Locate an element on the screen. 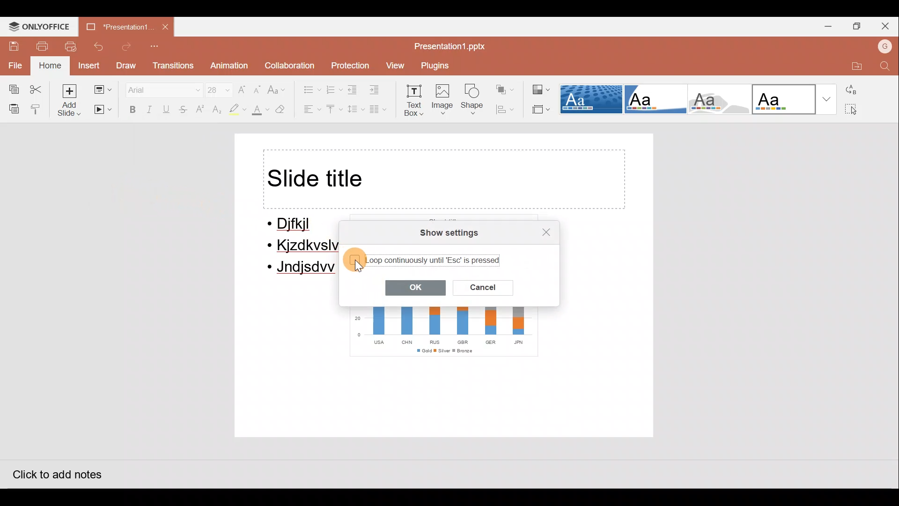 This screenshot has height=506, width=899. Dotted is located at coordinates (590, 99).